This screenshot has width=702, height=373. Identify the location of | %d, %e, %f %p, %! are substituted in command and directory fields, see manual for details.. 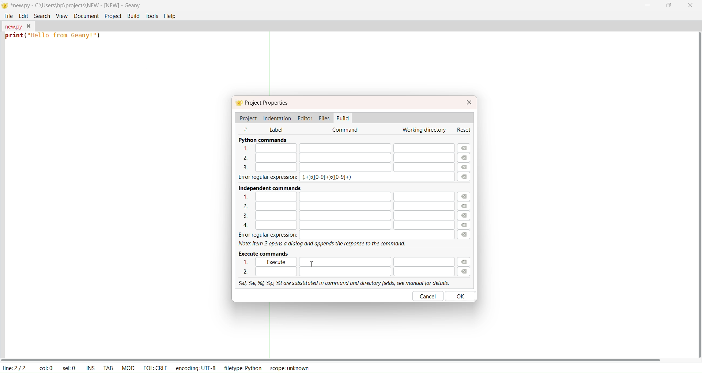
(341, 282).